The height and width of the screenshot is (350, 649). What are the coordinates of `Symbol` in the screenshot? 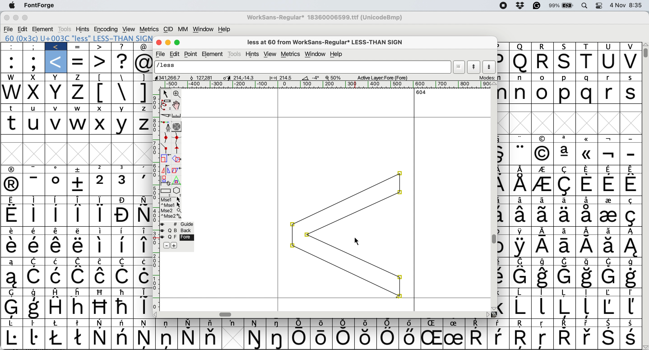 It's located at (630, 278).